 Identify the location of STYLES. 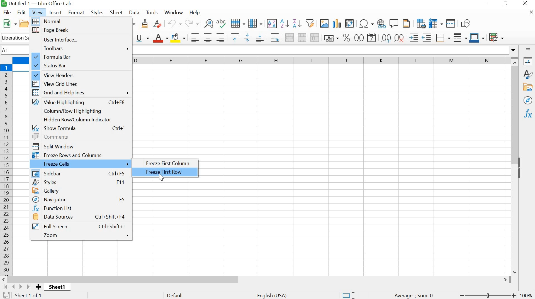
(79, 182).